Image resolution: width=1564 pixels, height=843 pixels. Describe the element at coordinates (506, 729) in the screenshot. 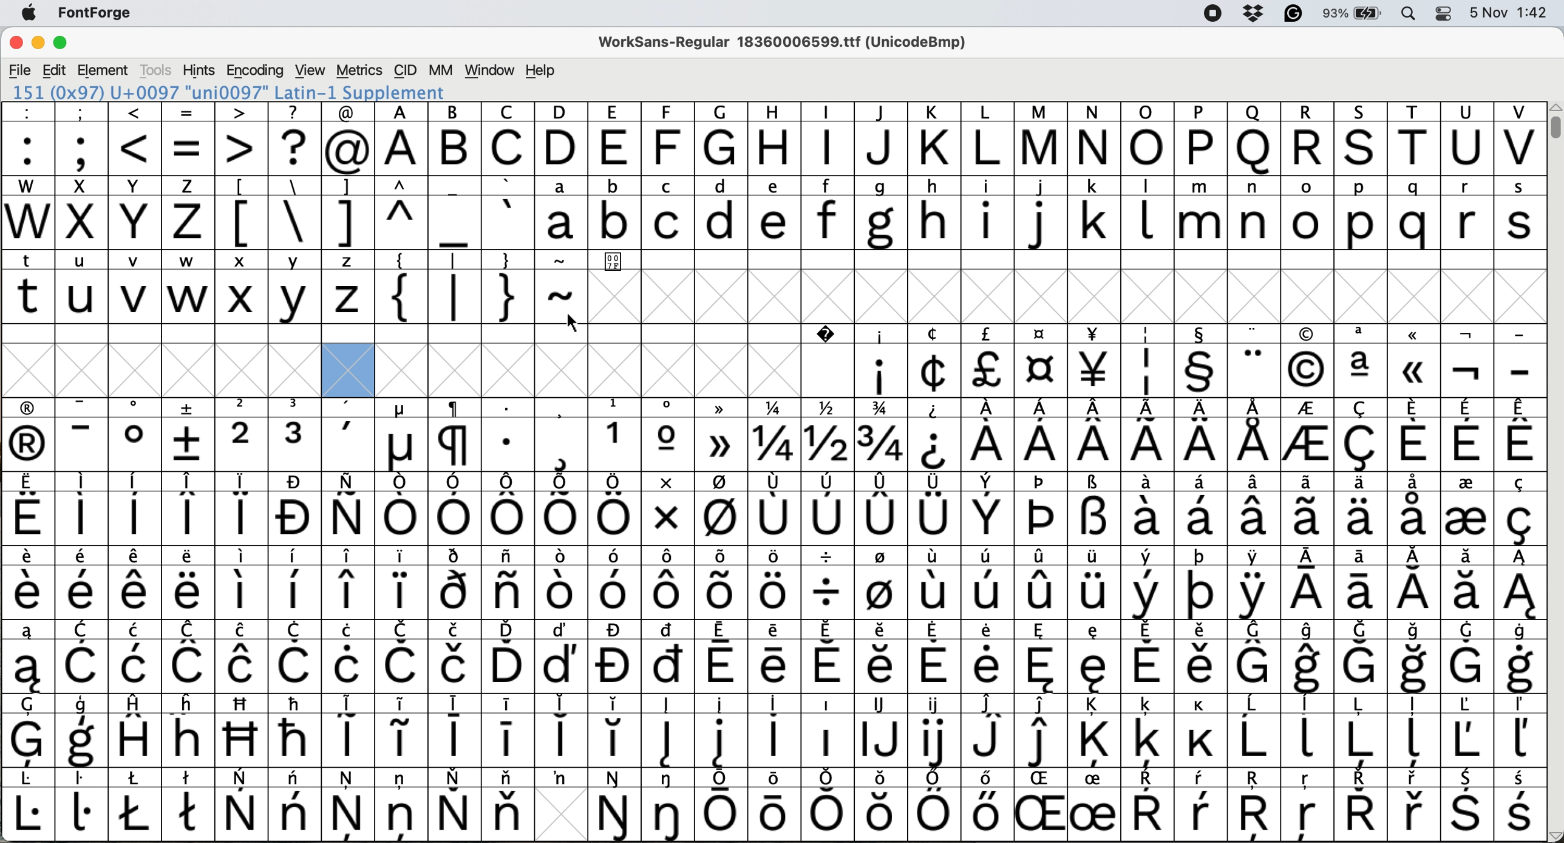

I see `symbol` at that location.